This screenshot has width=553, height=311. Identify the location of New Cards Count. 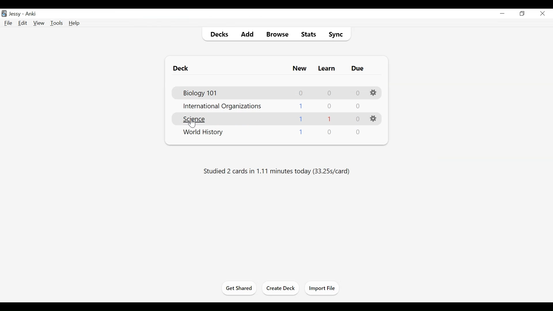
(301, 120).